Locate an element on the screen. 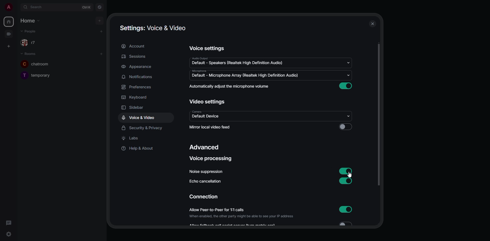 The height and width of the screenshot is (241, 490). room is located at coordinates (28, 53).